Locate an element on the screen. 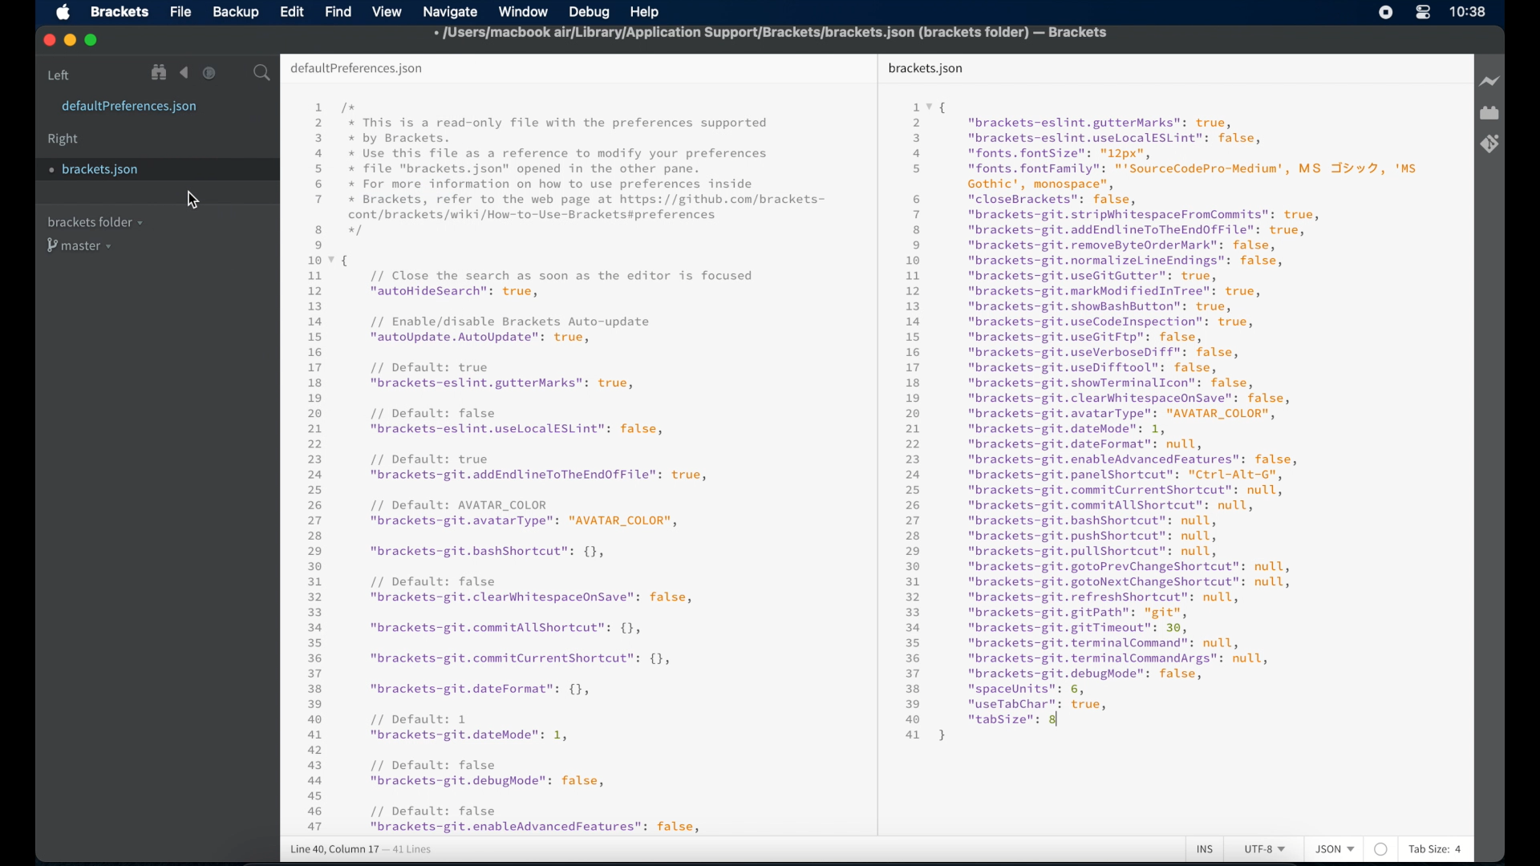 The height and width of the screenshot is (866, 1540). apple icon is located at coordinates (64, 13).